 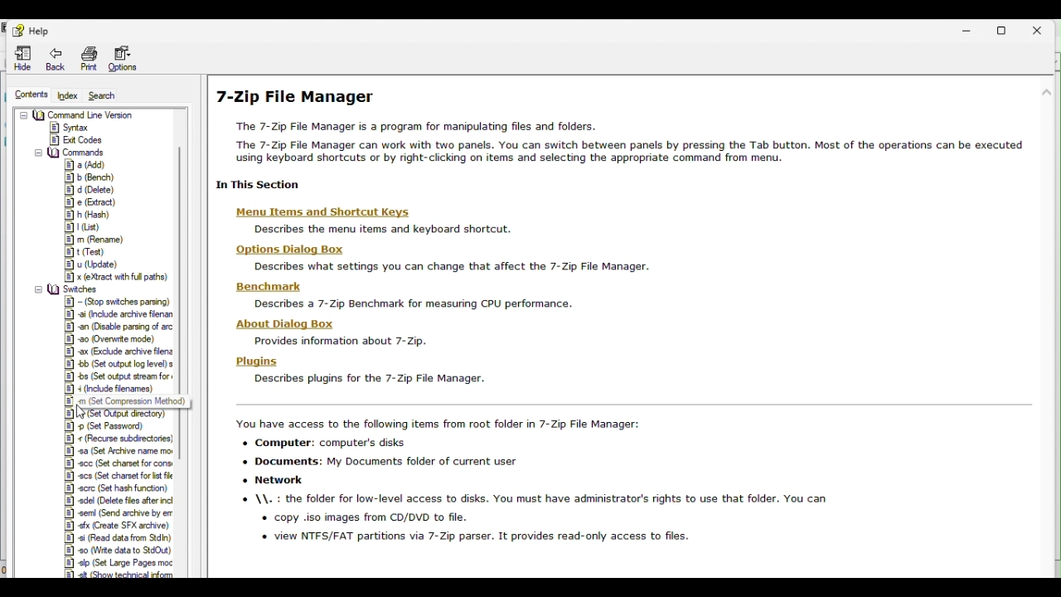 What do you see at coordinates (121, 414) in the screenshot?
I see `set output directory` at bounding box center [121, 414].